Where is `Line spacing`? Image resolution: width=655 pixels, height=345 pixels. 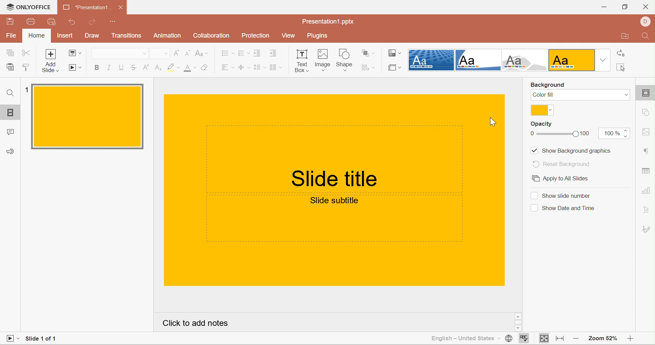 Line spacing is located at coordinates (259, 67).